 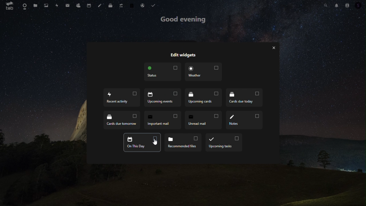 What do you see at coordinates (121, 5) in the screenshot?
I see `upgrade` at bounding box center [121, 5].